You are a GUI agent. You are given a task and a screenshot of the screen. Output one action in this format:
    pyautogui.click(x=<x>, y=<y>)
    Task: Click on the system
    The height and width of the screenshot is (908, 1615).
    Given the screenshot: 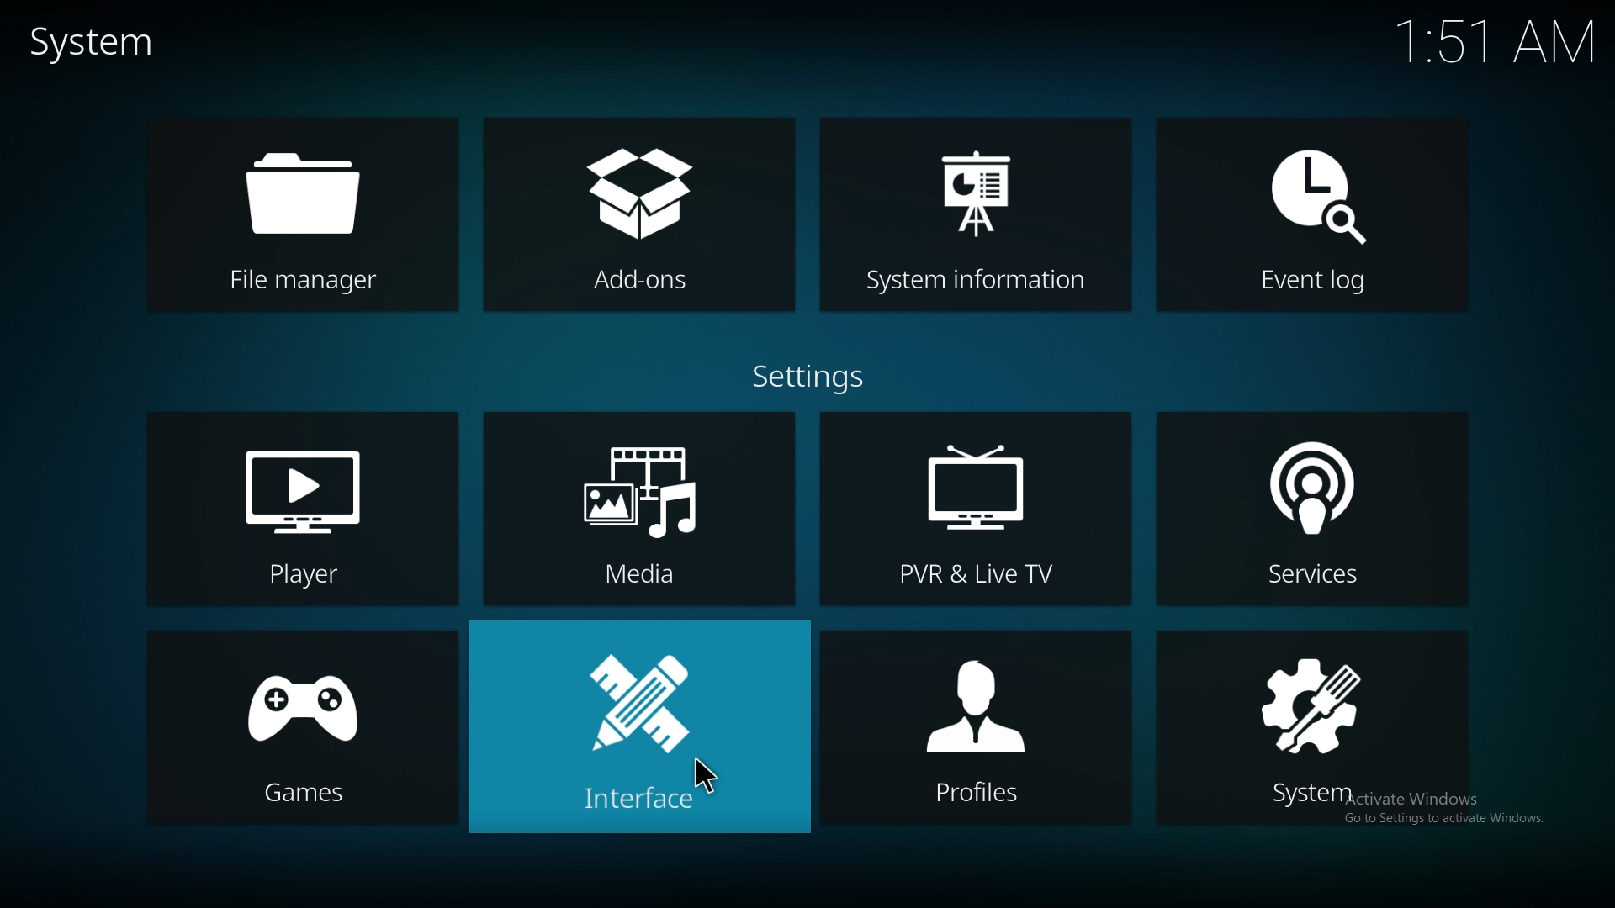 What is the action you would take?
    pyautogui.click(x=98, y=45)
    